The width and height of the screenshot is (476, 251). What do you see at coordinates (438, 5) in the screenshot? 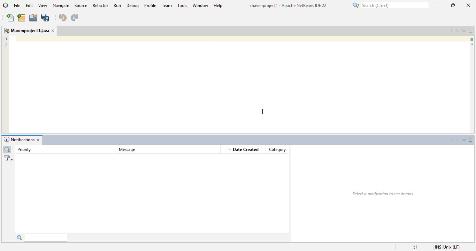
I see `minimize` at bounding box center [438, 5].